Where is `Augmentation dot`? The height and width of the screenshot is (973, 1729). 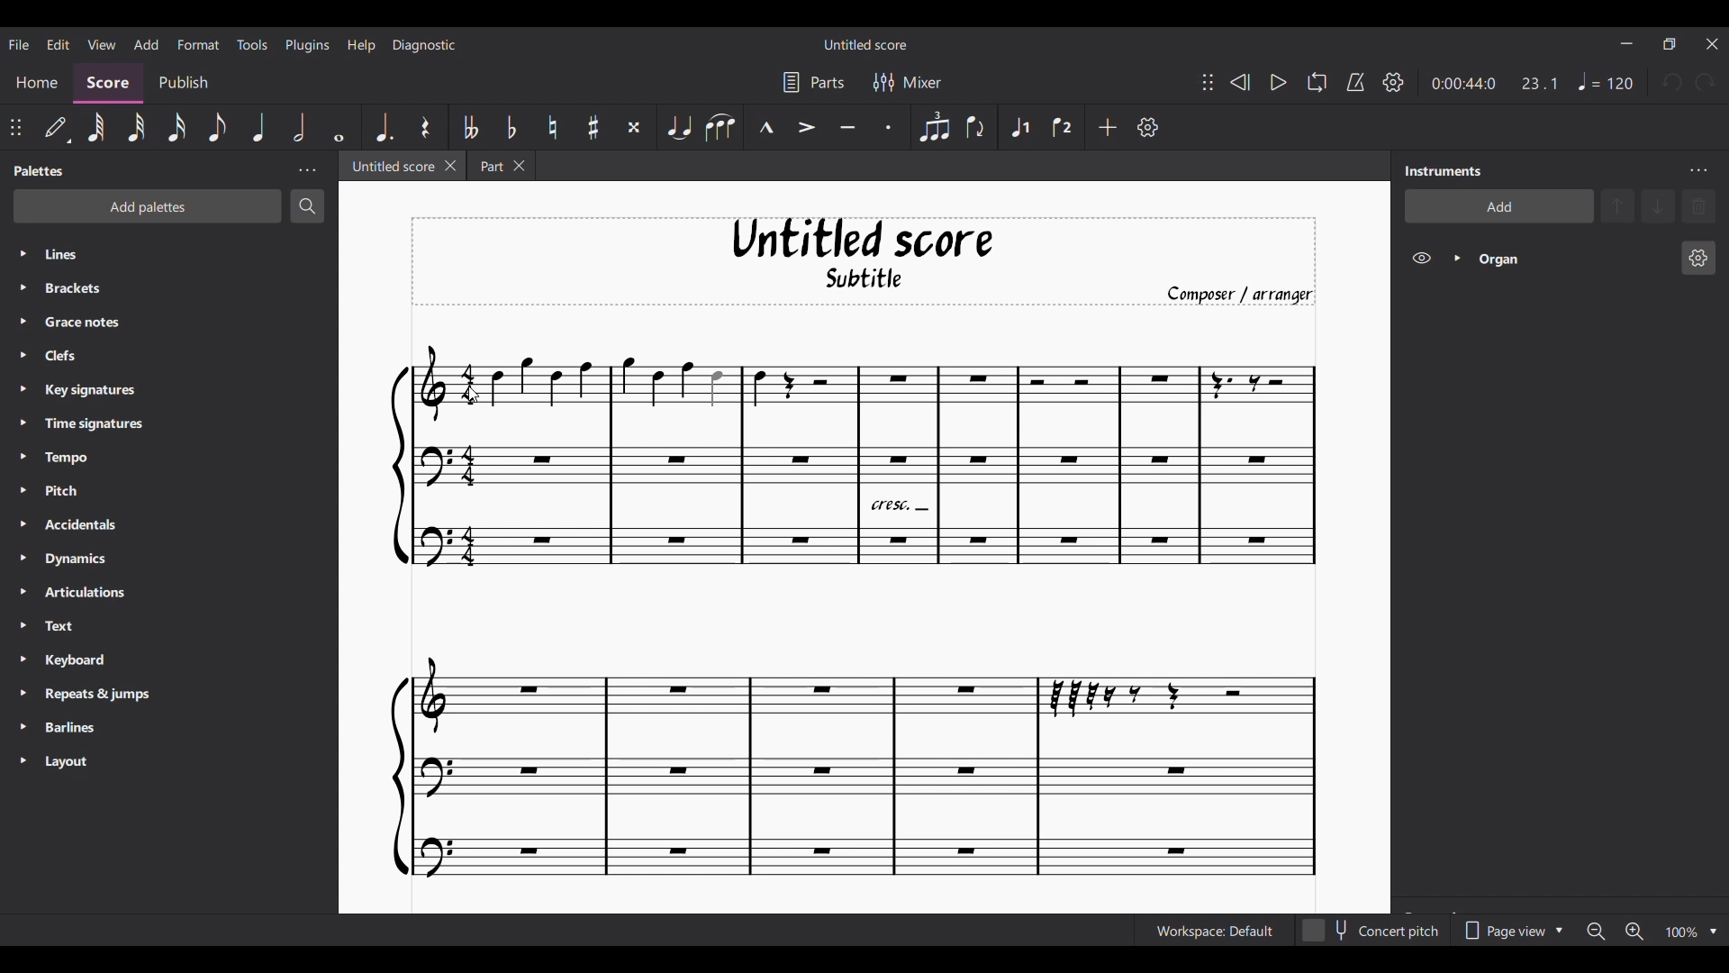 Augmentation dot is located at coordinates (383, 127).